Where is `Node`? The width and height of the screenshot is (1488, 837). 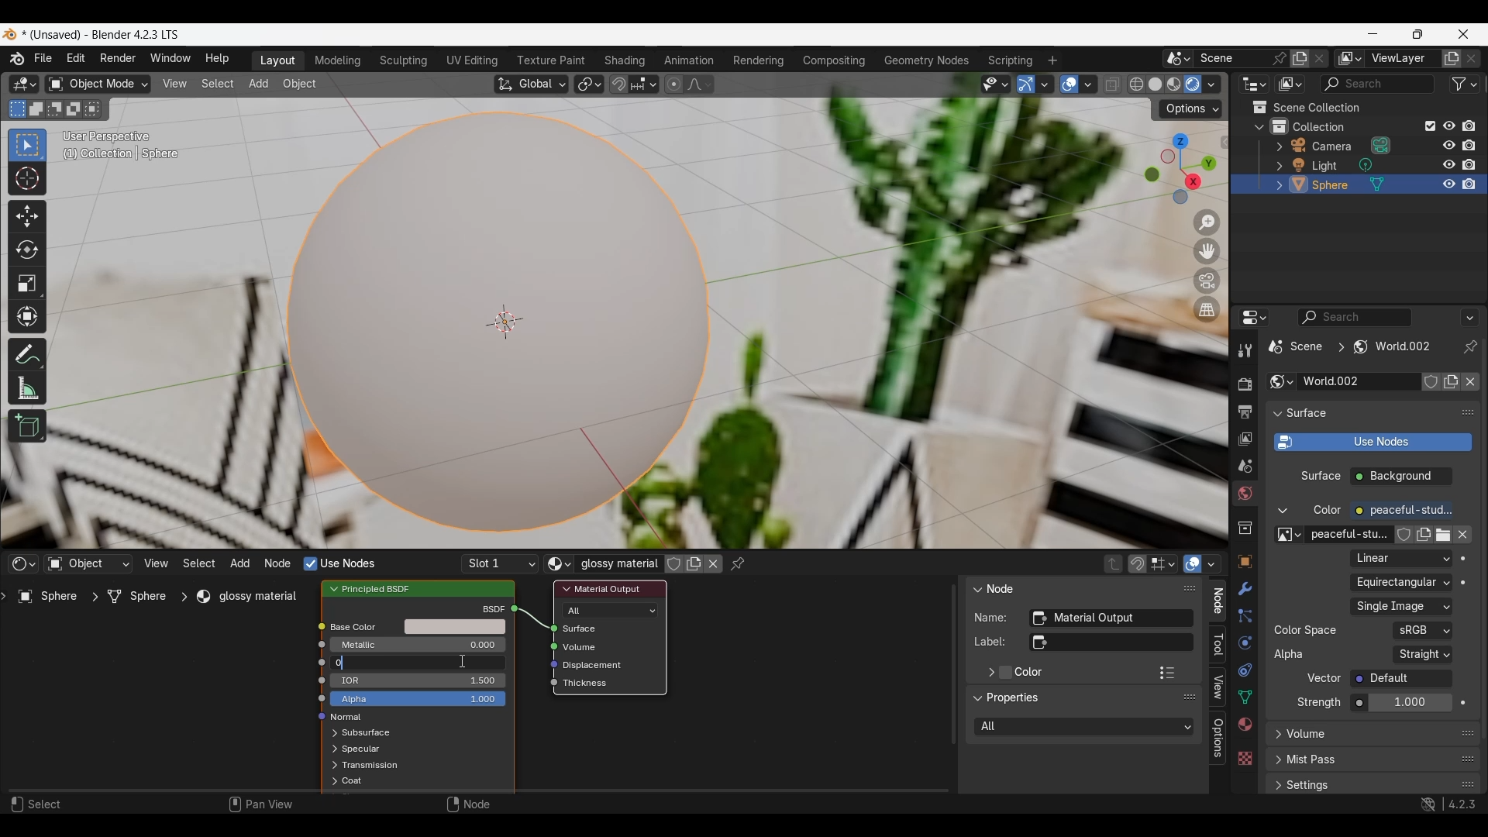 Node is located at coordinates (468, 804).